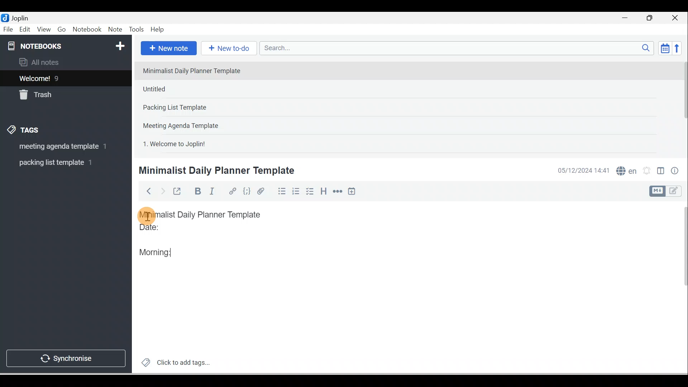  I want to click on Date:, so click(169, 230).